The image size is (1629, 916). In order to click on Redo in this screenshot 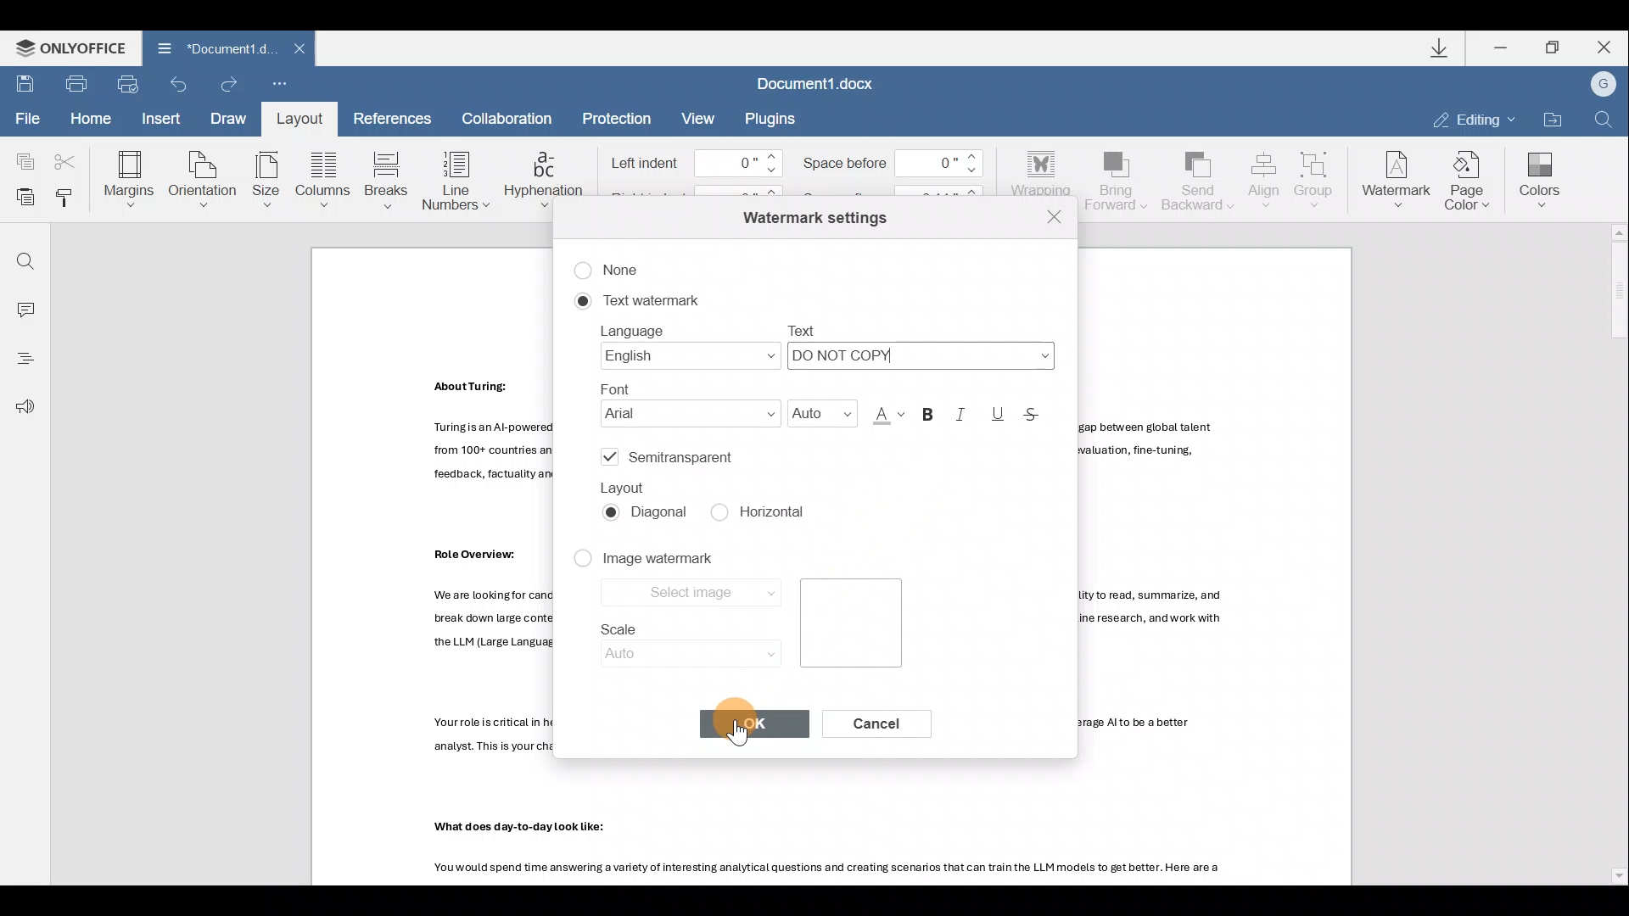, I will do `click(226, 82)`.